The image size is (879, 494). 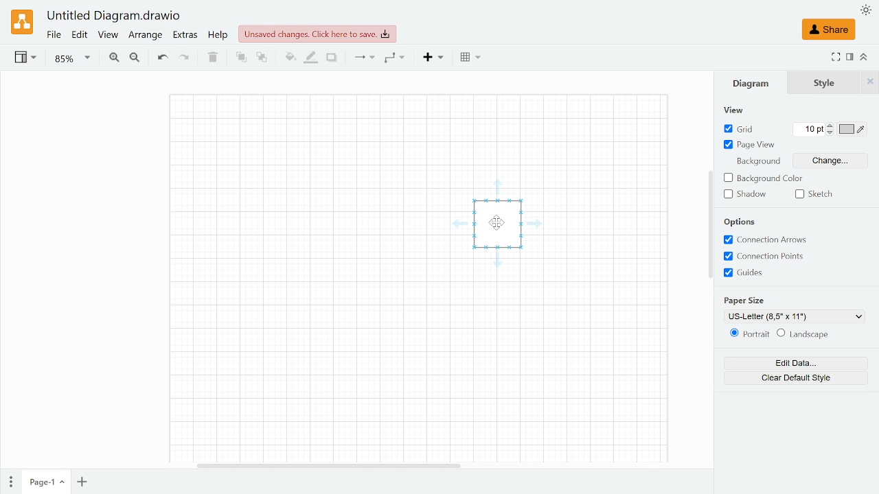 I want to click on Delete, so click(x=212, y=57).